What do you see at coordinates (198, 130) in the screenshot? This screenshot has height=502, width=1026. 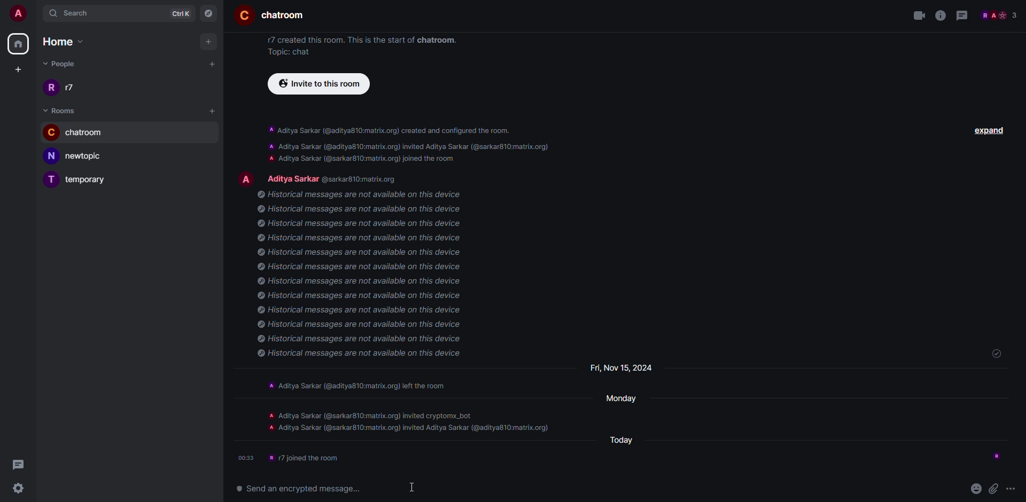 I see `more` at bounding box center [198, 130].